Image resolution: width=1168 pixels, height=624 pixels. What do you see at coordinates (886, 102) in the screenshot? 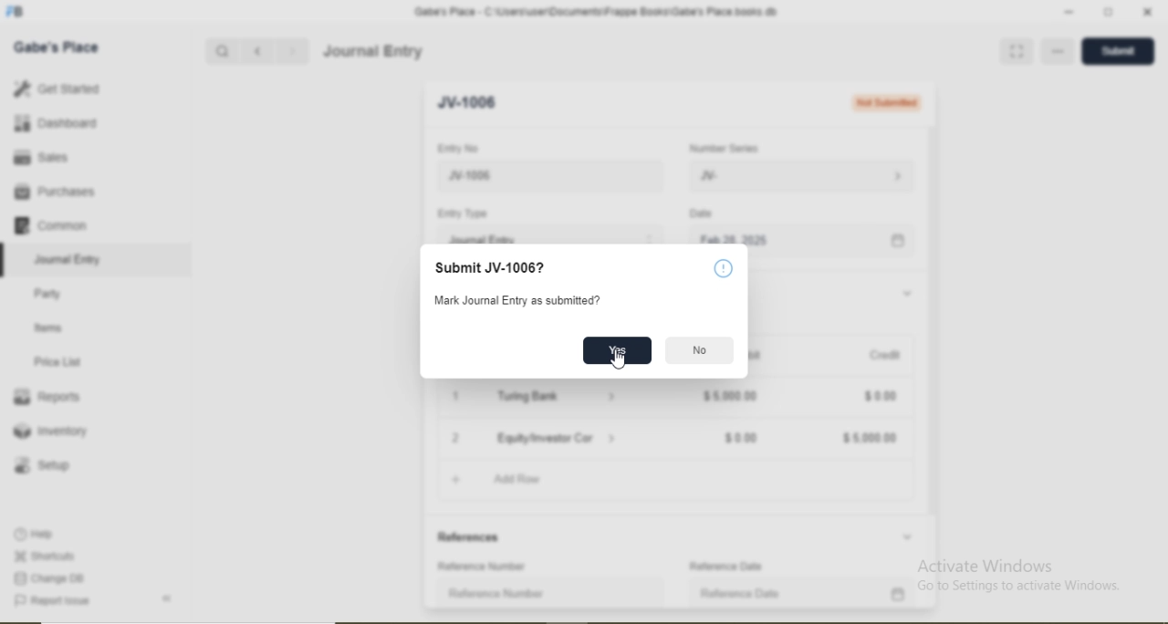
I see `Not Submitted` at bounding box center [886, 102].